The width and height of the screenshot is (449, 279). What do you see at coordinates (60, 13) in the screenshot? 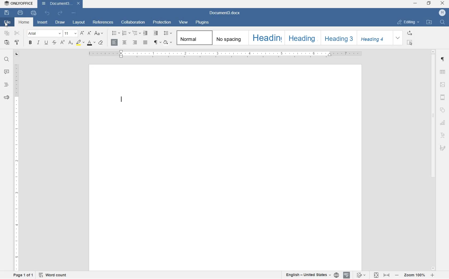
I see `redo` at bounding box center [60, 13].